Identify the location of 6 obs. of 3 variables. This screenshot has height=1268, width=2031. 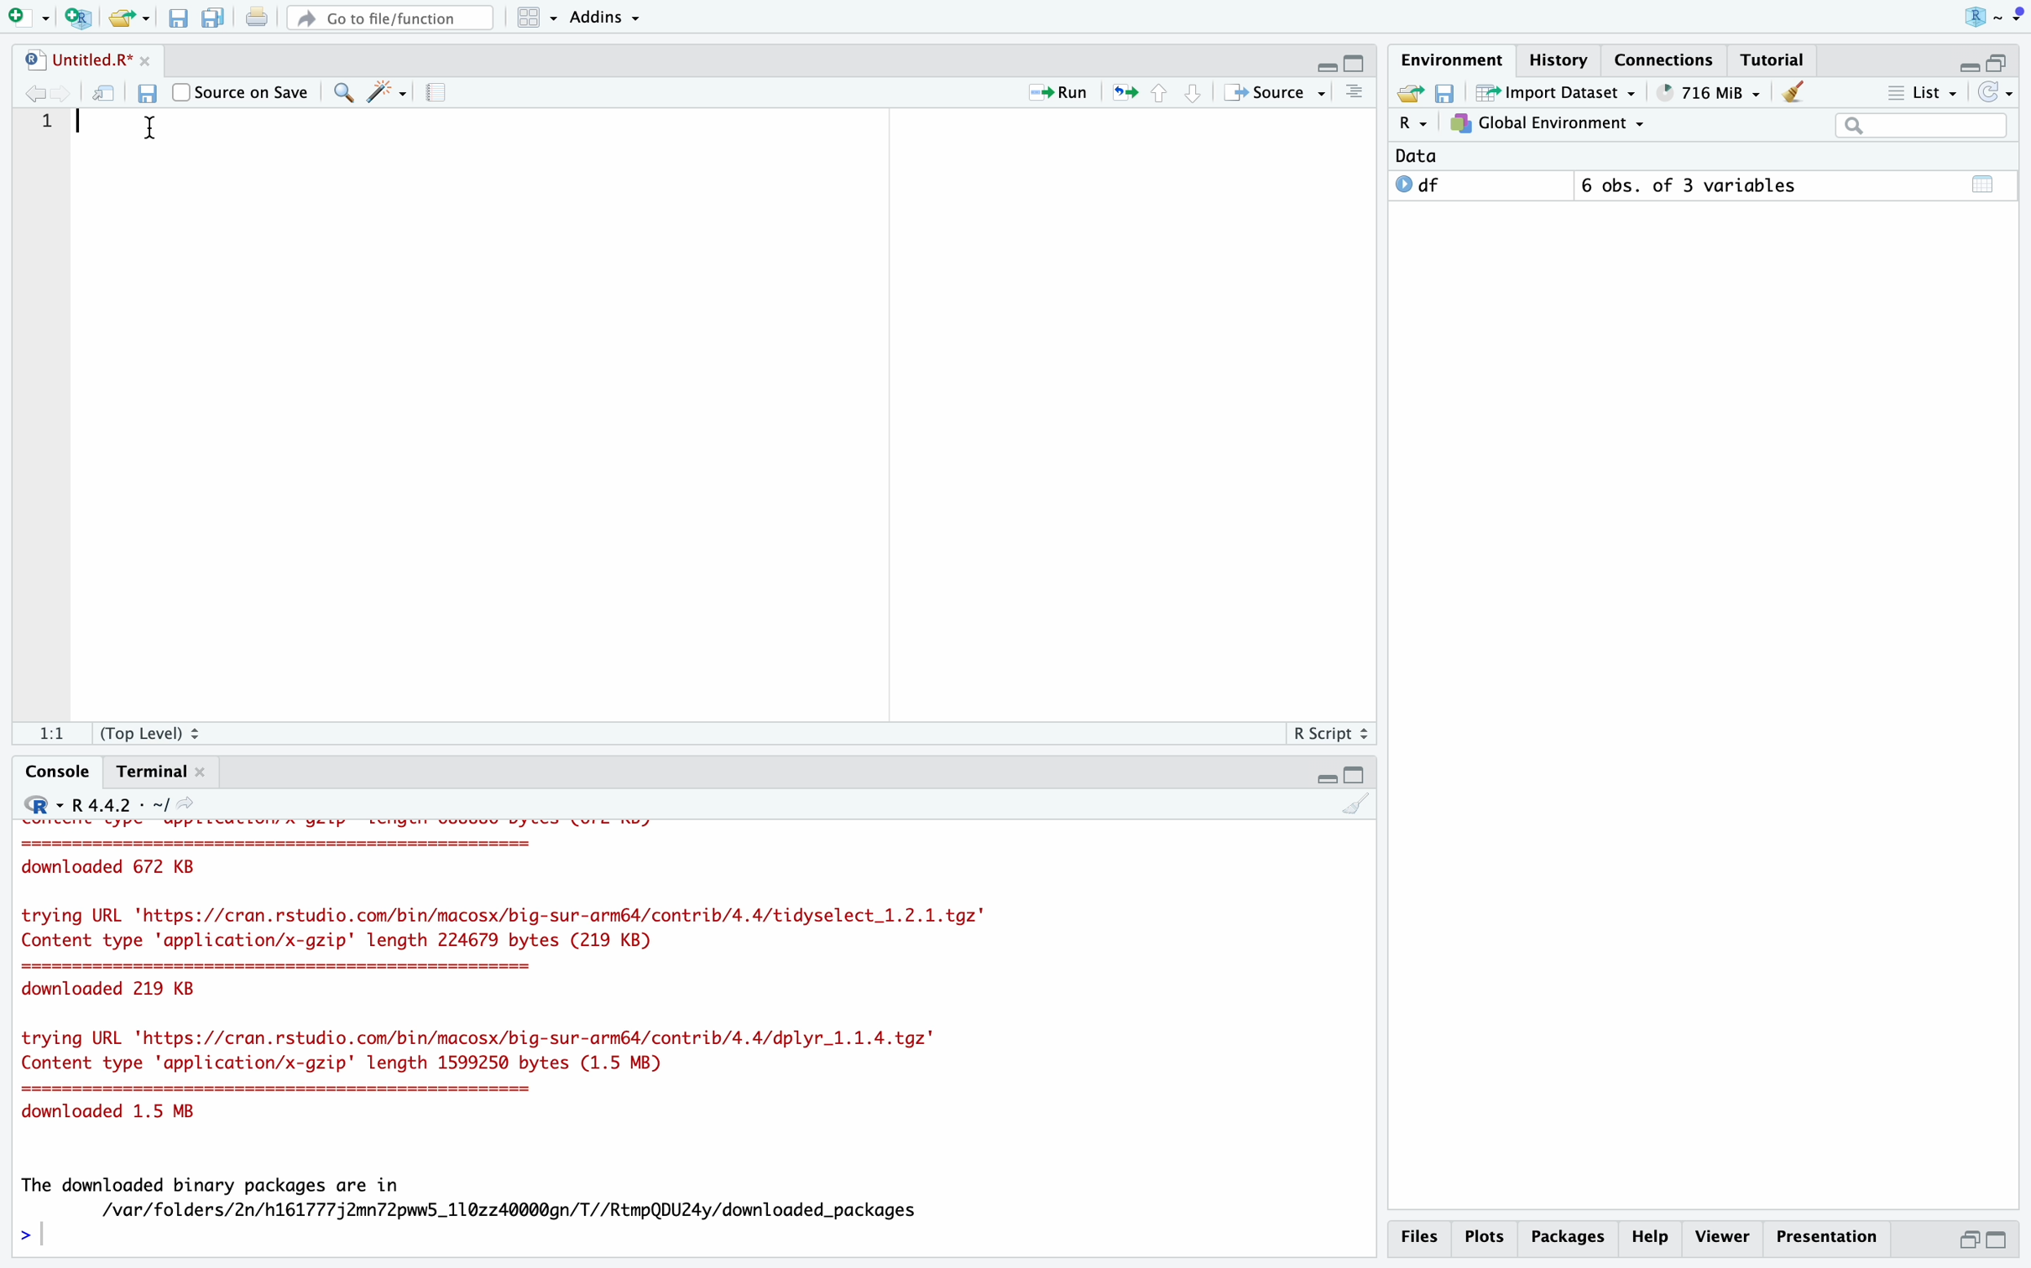
(1696, 184).